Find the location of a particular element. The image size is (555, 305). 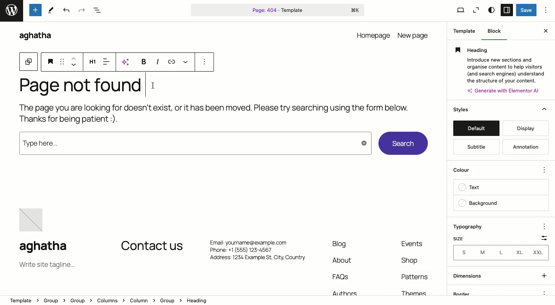

Align is located at coordinates (106, 61).